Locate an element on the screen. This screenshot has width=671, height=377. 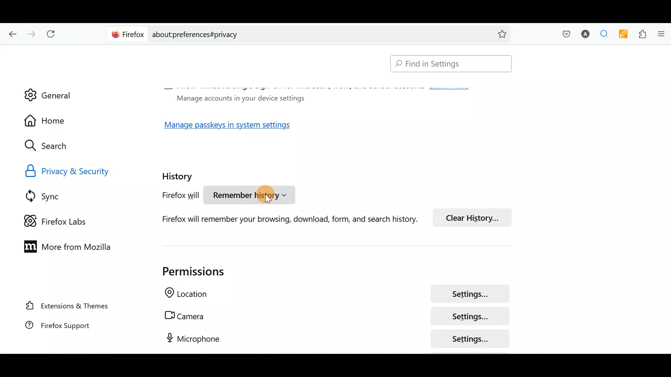
Extensions is located at coordinates (641, 34).